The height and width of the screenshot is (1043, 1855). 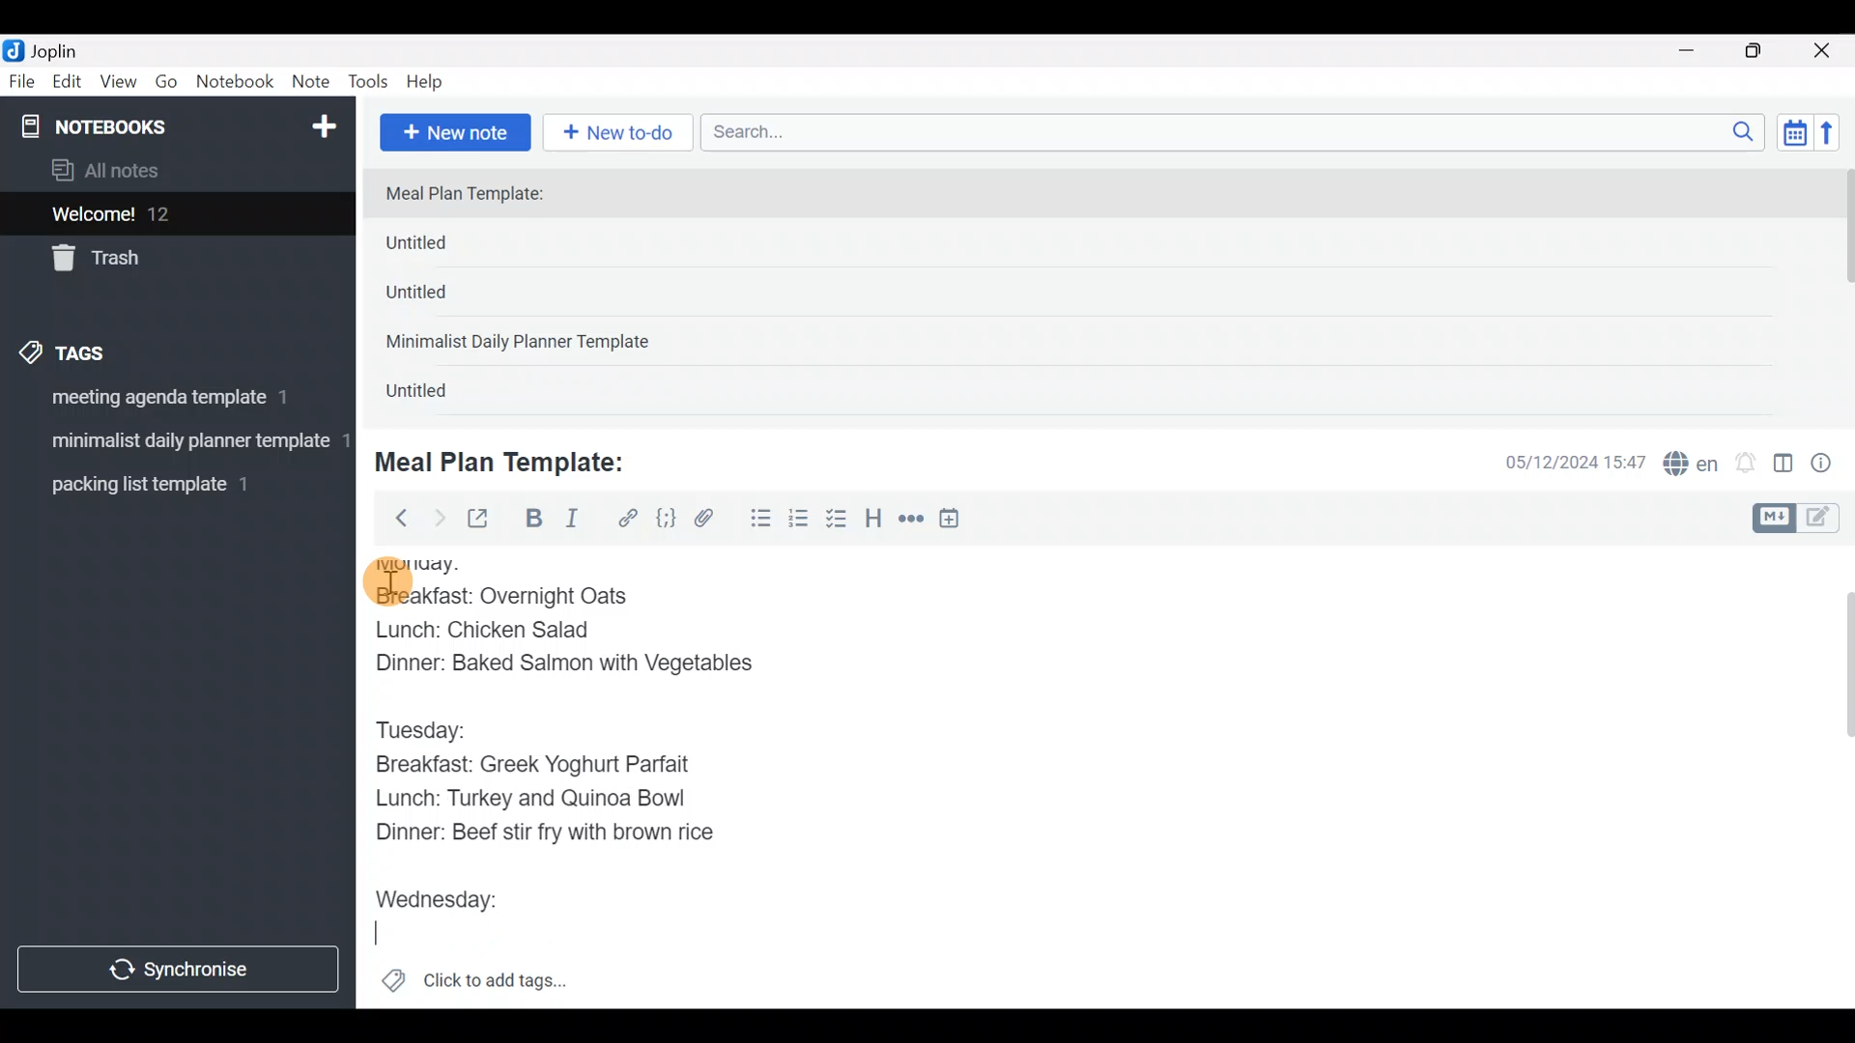 What do you see at coordinates (536, 798) in the screenshot?
I see `Lunch: Turkey and Quinoa Bowl` at bounding box center [536, 798].